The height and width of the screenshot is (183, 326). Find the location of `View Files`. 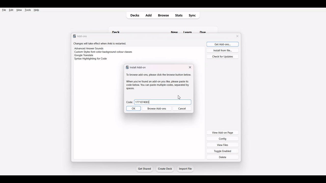

View Files is located at coordinates (223, 145).